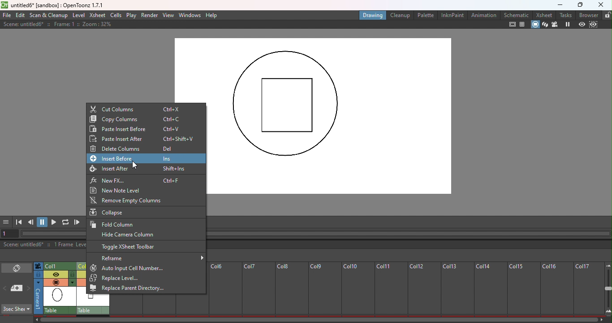 Image resolution: width=612 pixels, height=323 pixels. Describe the element at coordinates (212, 15) in the screenshot. I see `Help` at that location.